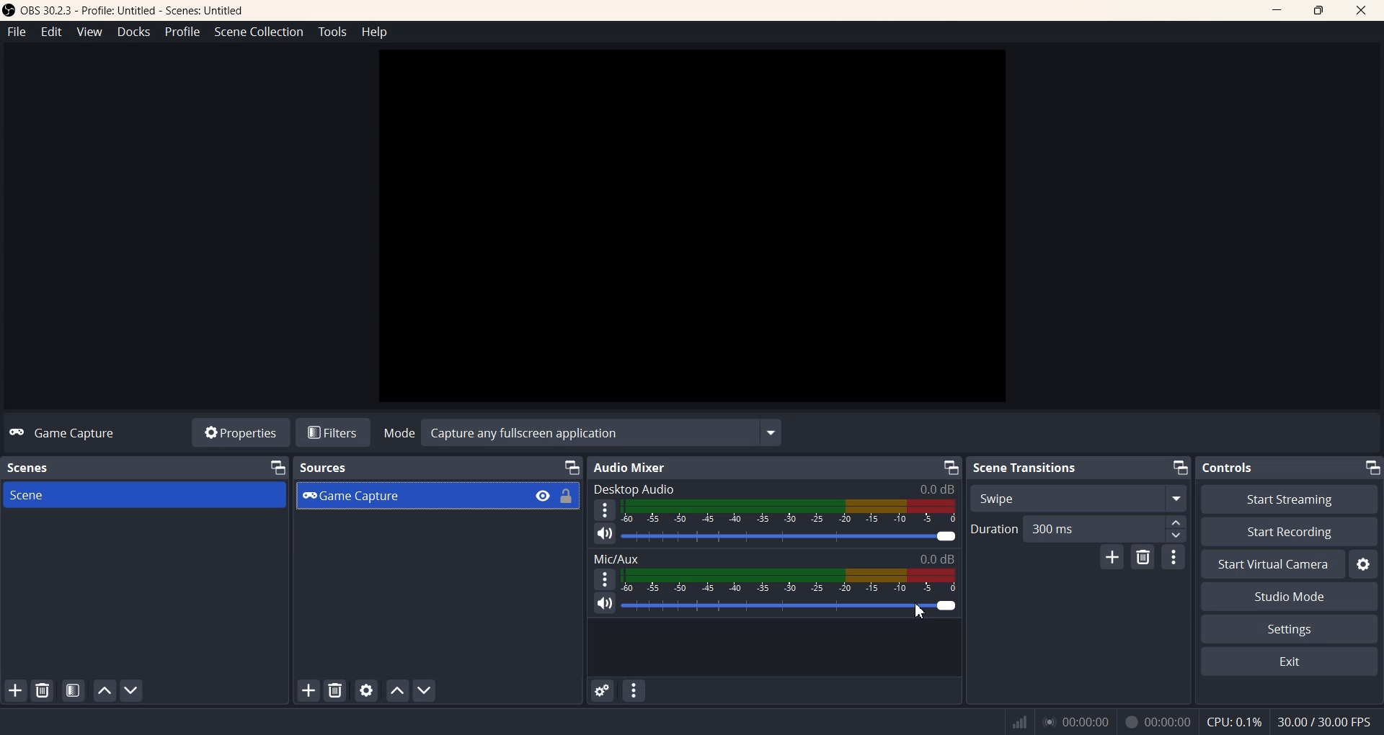  Describe the element at coordinates (1173, 556) in the screenshot. I see `Transition properties` at that location.